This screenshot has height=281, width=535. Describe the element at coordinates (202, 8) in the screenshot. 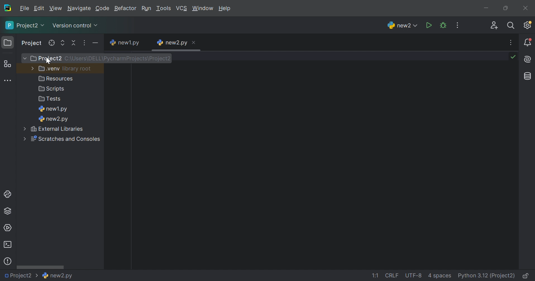

I see `Window` at that location.